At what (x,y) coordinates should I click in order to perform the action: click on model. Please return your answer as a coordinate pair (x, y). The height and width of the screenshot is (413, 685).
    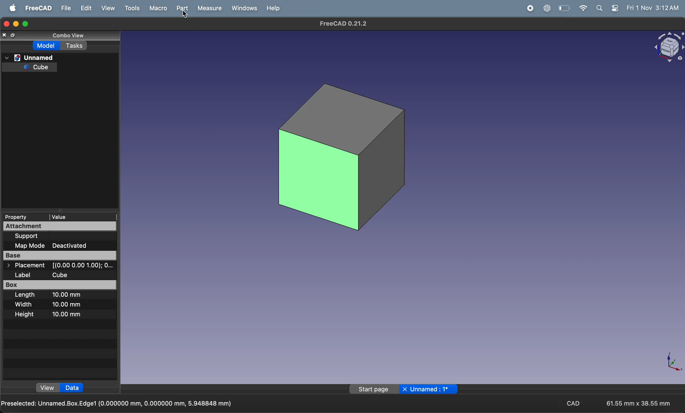
    Looking at the image, I should click on (46, 46).